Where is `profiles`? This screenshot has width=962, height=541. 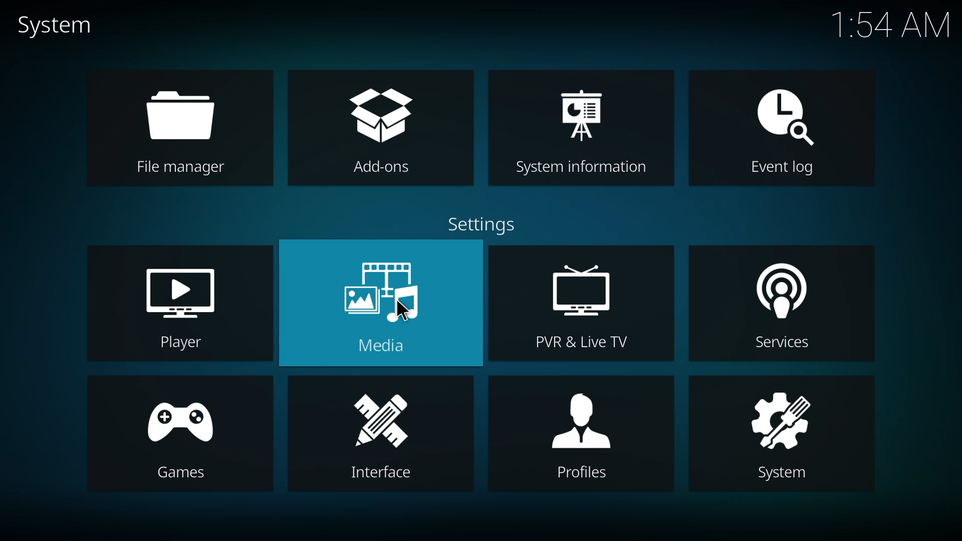
profiles is located at coordinates (579, 440).